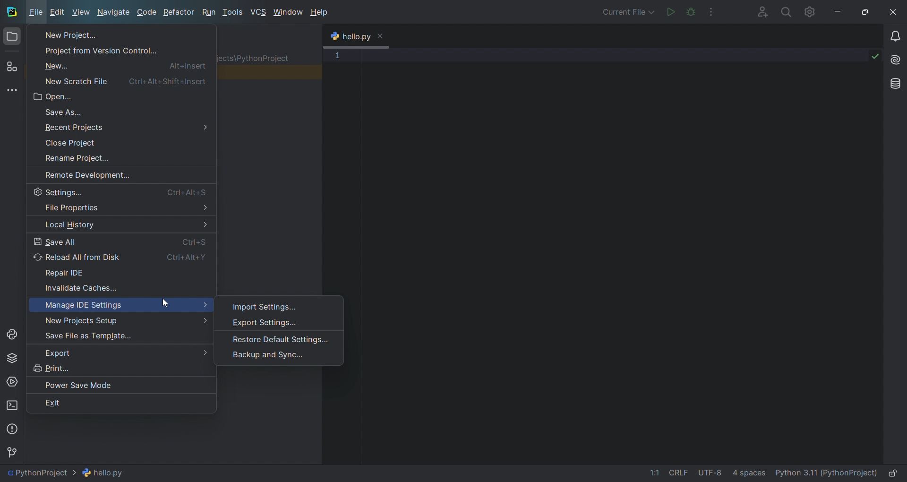 This screenshot has width=907, height=482. What do you see at coordinates (13, 67) in the screenshot?
I see `structure` at bounding box center [13, 67].